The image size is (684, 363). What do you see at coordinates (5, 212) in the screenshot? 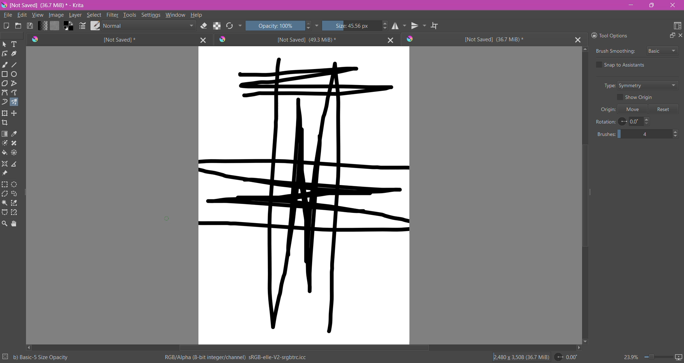
I see `Bezier Curve Selection Tool` at bounding box center [5, 212].